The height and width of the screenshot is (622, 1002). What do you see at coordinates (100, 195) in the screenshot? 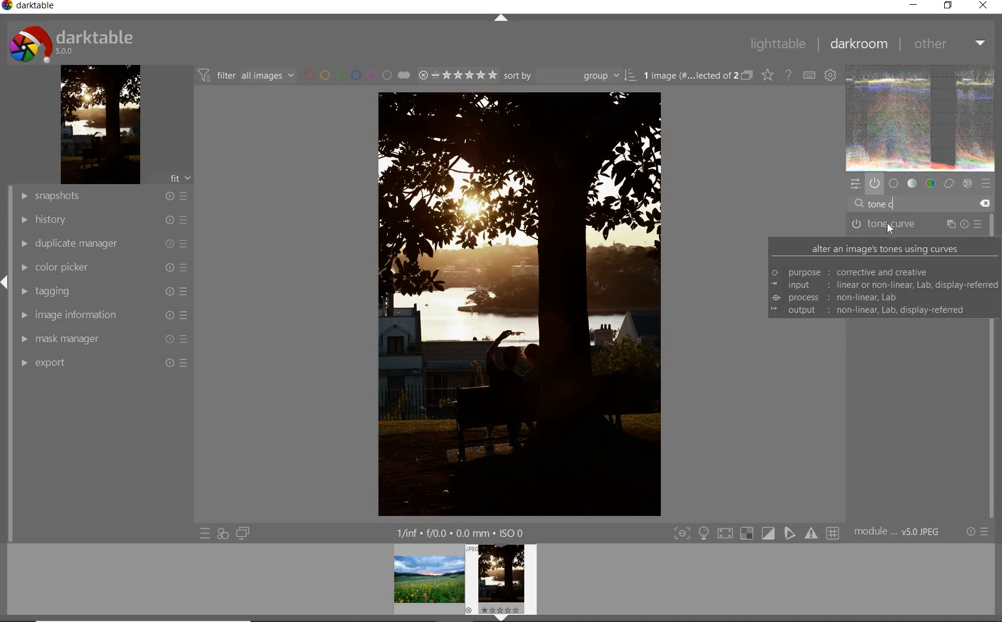
I see `snapshots` at bounding box center [100, 195].